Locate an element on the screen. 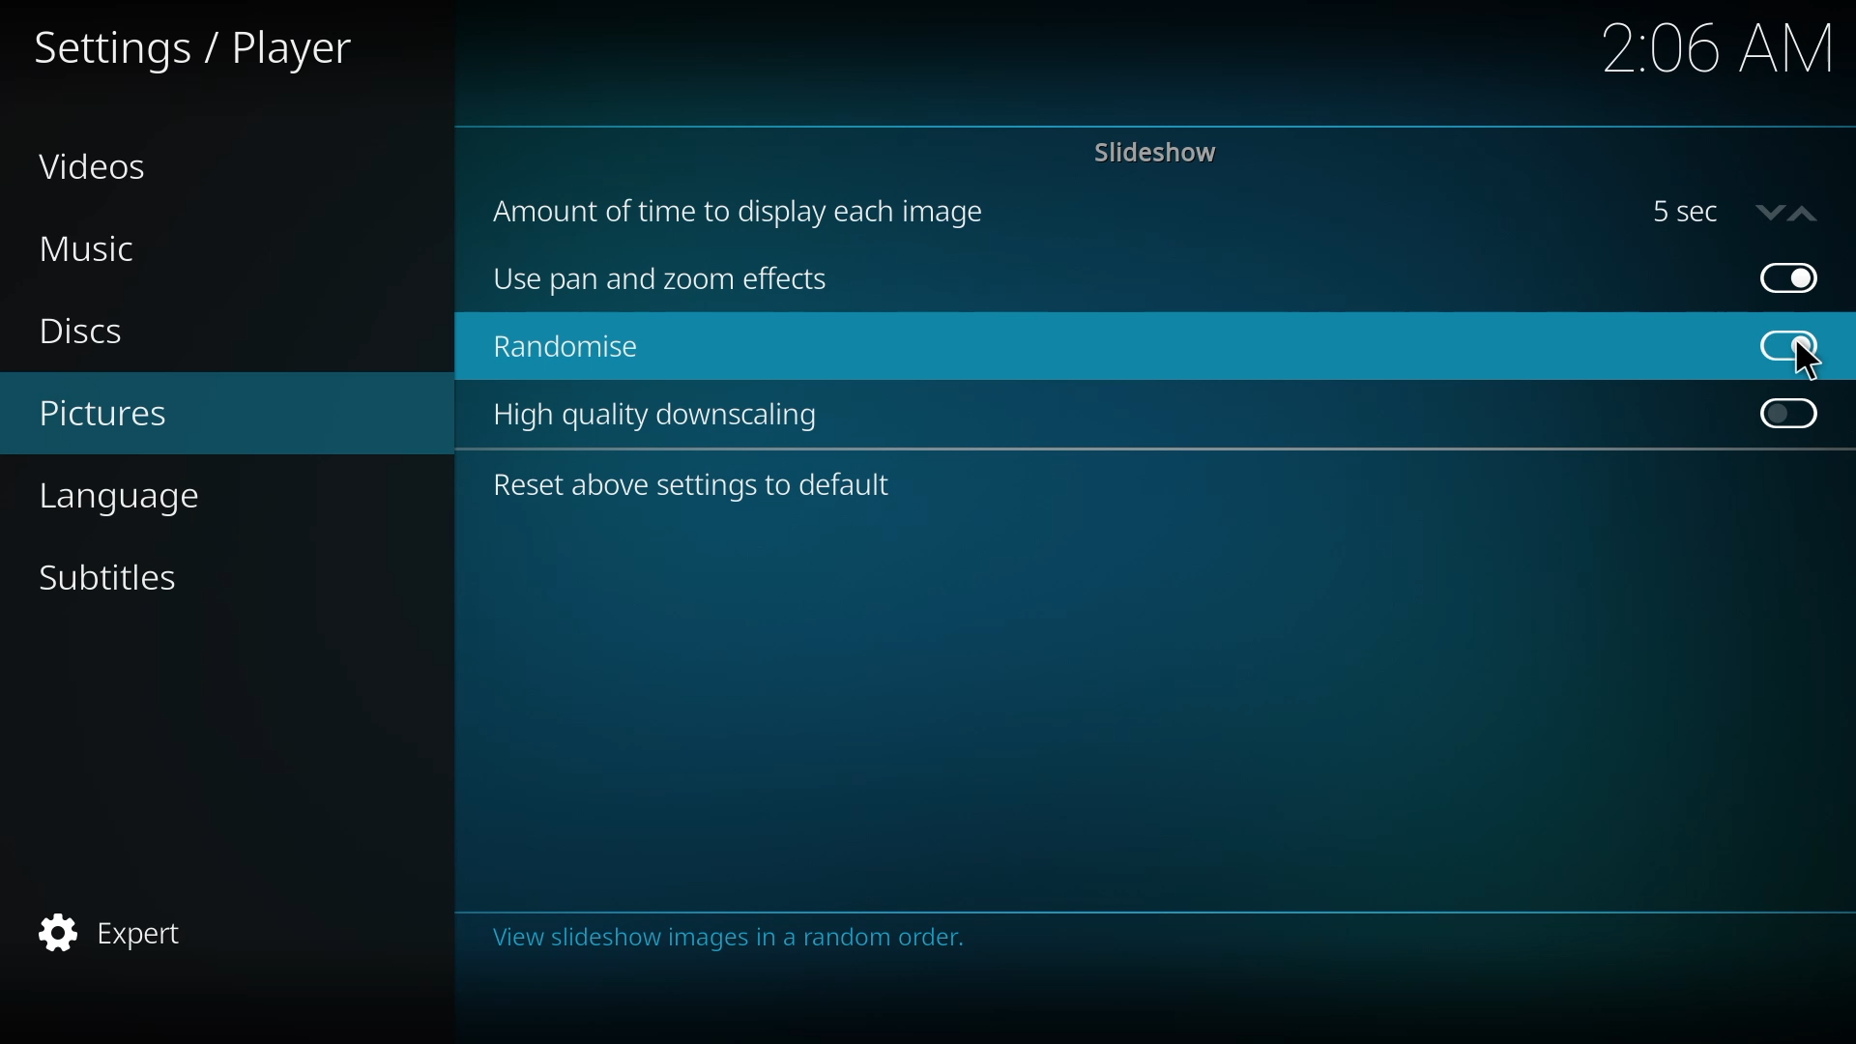 The height and width of the screenshot is (1044, 1856). time is located at coordinates (1715, 49).